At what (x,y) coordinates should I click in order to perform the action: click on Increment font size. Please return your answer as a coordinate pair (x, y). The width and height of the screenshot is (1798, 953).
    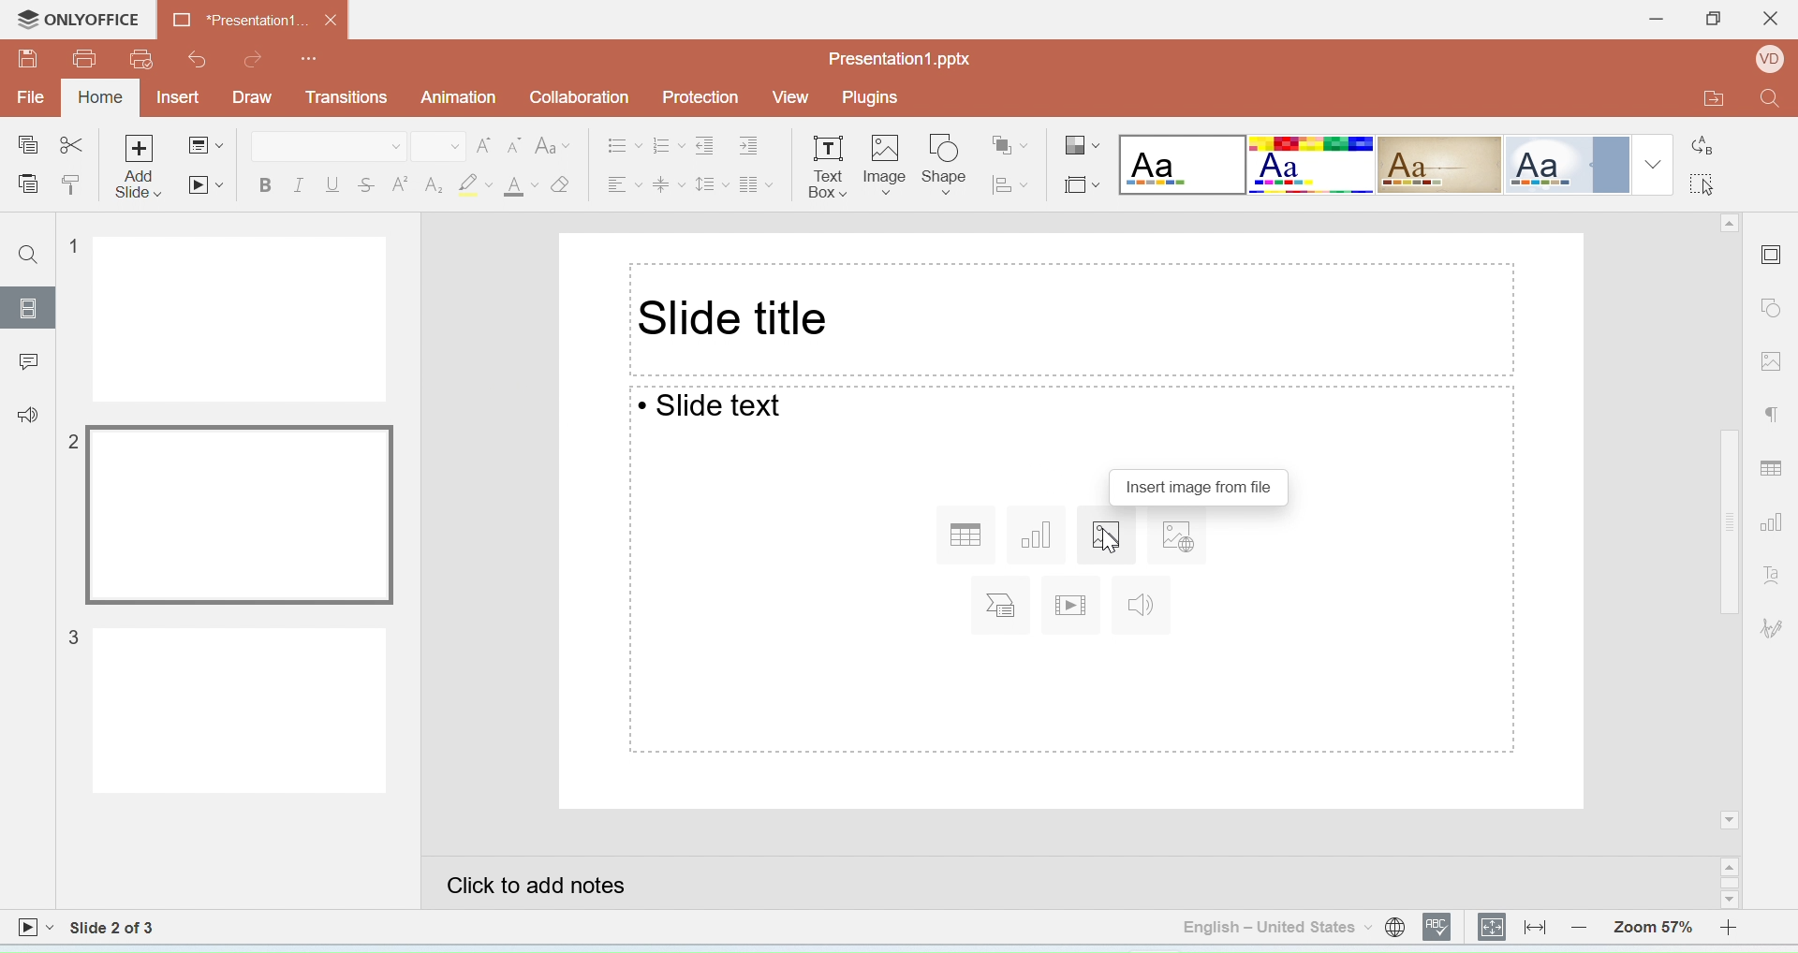
    Looking at the image, I should click on (483, 146).